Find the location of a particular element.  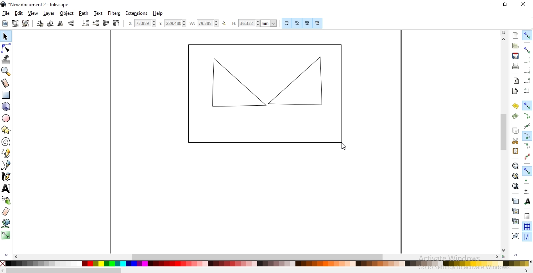

import a bitmap is located at coordinates (515, 81).